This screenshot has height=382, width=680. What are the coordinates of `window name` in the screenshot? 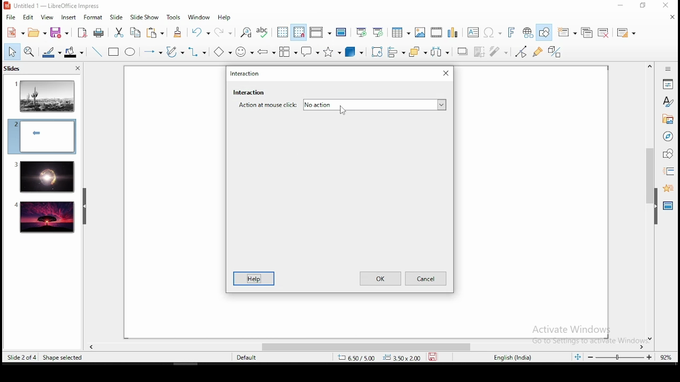 It's located at (53, 5).